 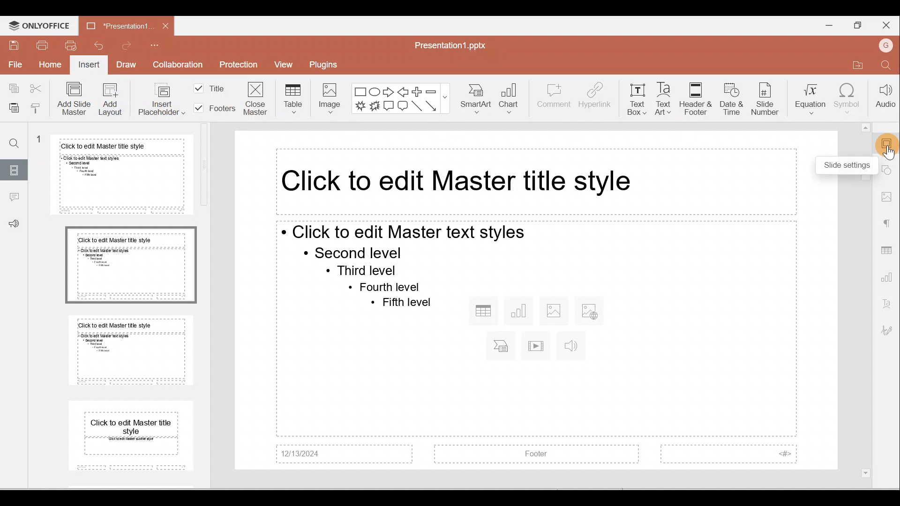 I want to click on Insert placeholder, so click(x=152, y=99).